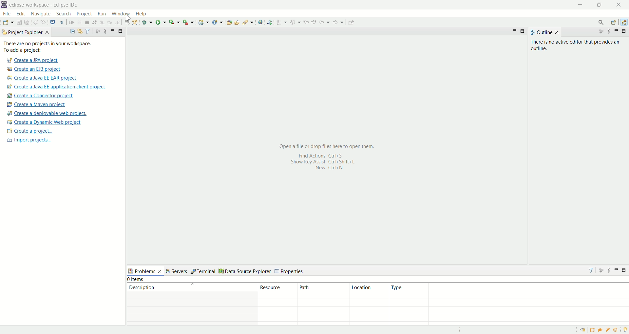 The height and width of the screenshot is (334, 629). What do you see at coordinates (352, 23) in the screenshot?
I see `pin editor` at bounding box center [352, 23].